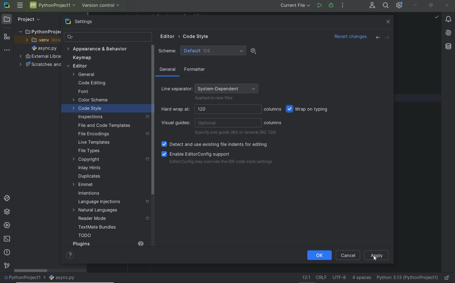  I want to click on general, so click(168, 70).